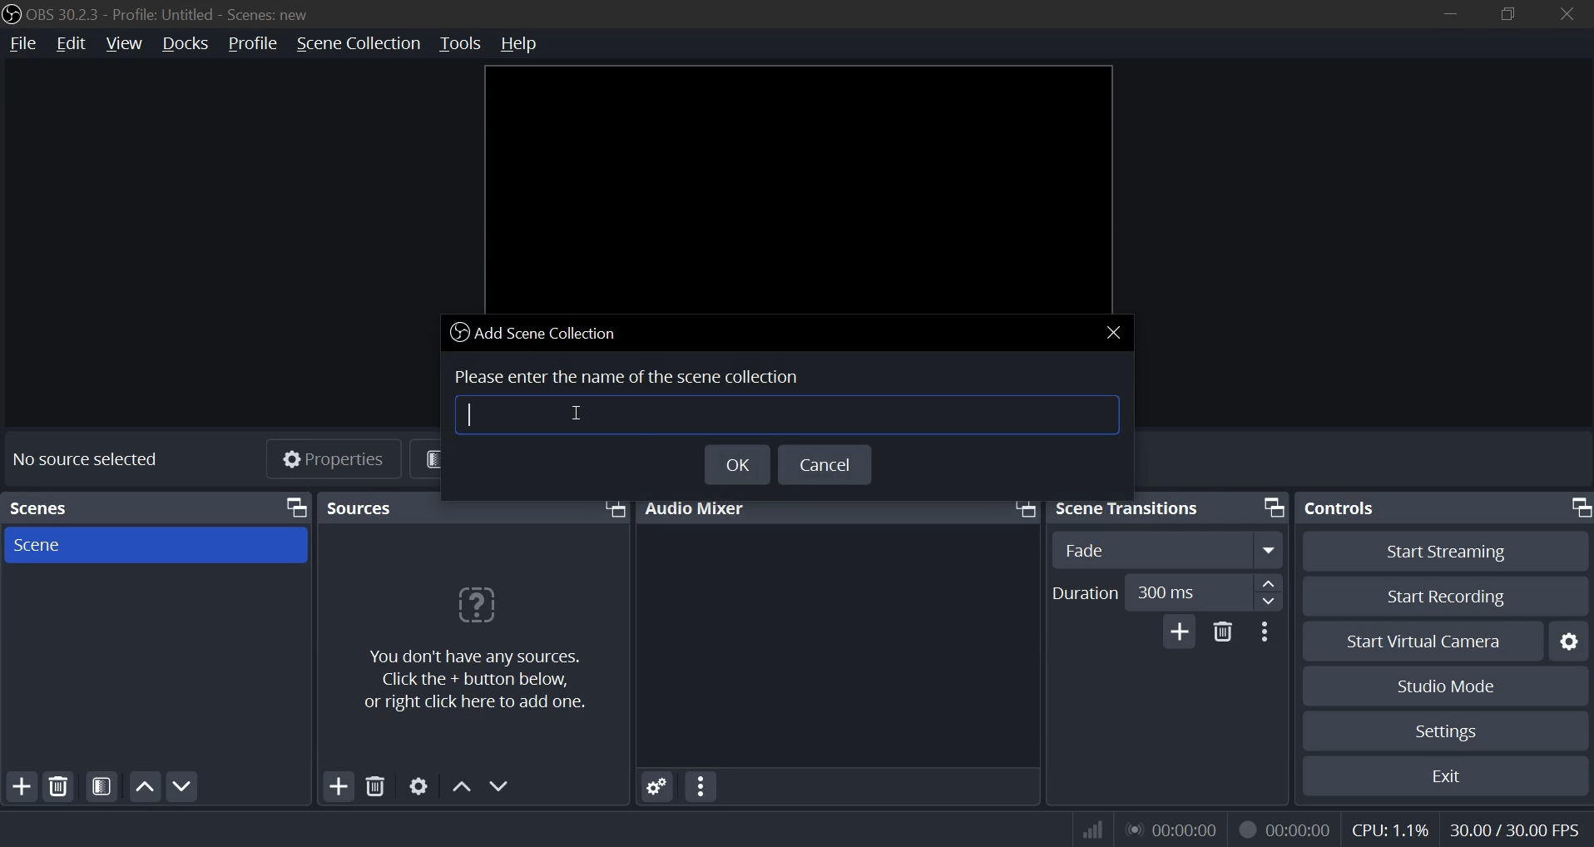  Describe the element at coordinates (1346, 509) in the screenshot. I see `controls` at that location.